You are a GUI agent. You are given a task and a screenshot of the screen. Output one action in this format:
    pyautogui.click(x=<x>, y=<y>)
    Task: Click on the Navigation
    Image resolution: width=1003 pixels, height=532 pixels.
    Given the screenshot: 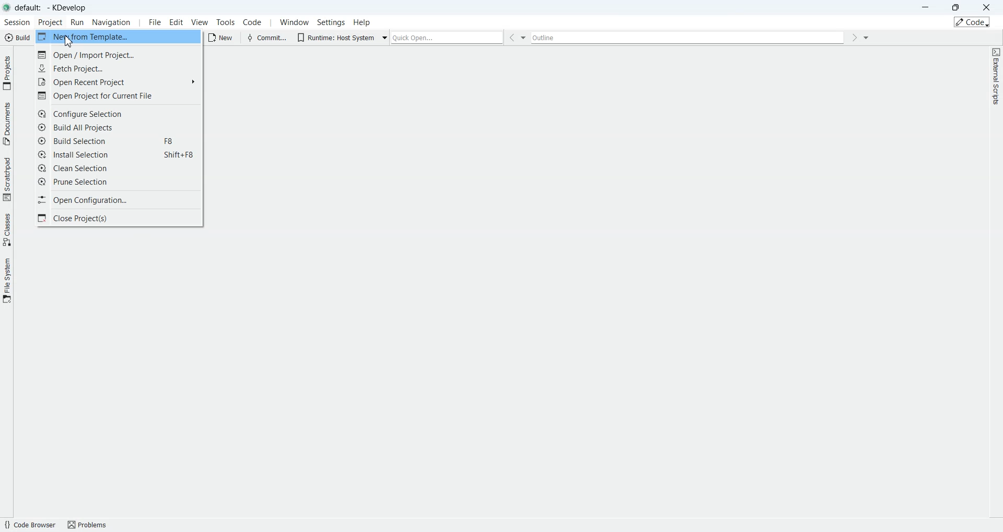 What is the action you would take?
    pyautogui.click(x=113, y=22)
    